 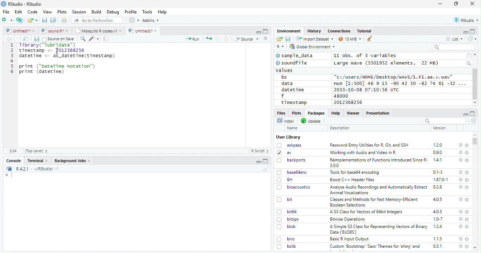 What do you see at coordinates (8, 20) in the screenshot?
I see `New file` at bounding box center [8, 20].